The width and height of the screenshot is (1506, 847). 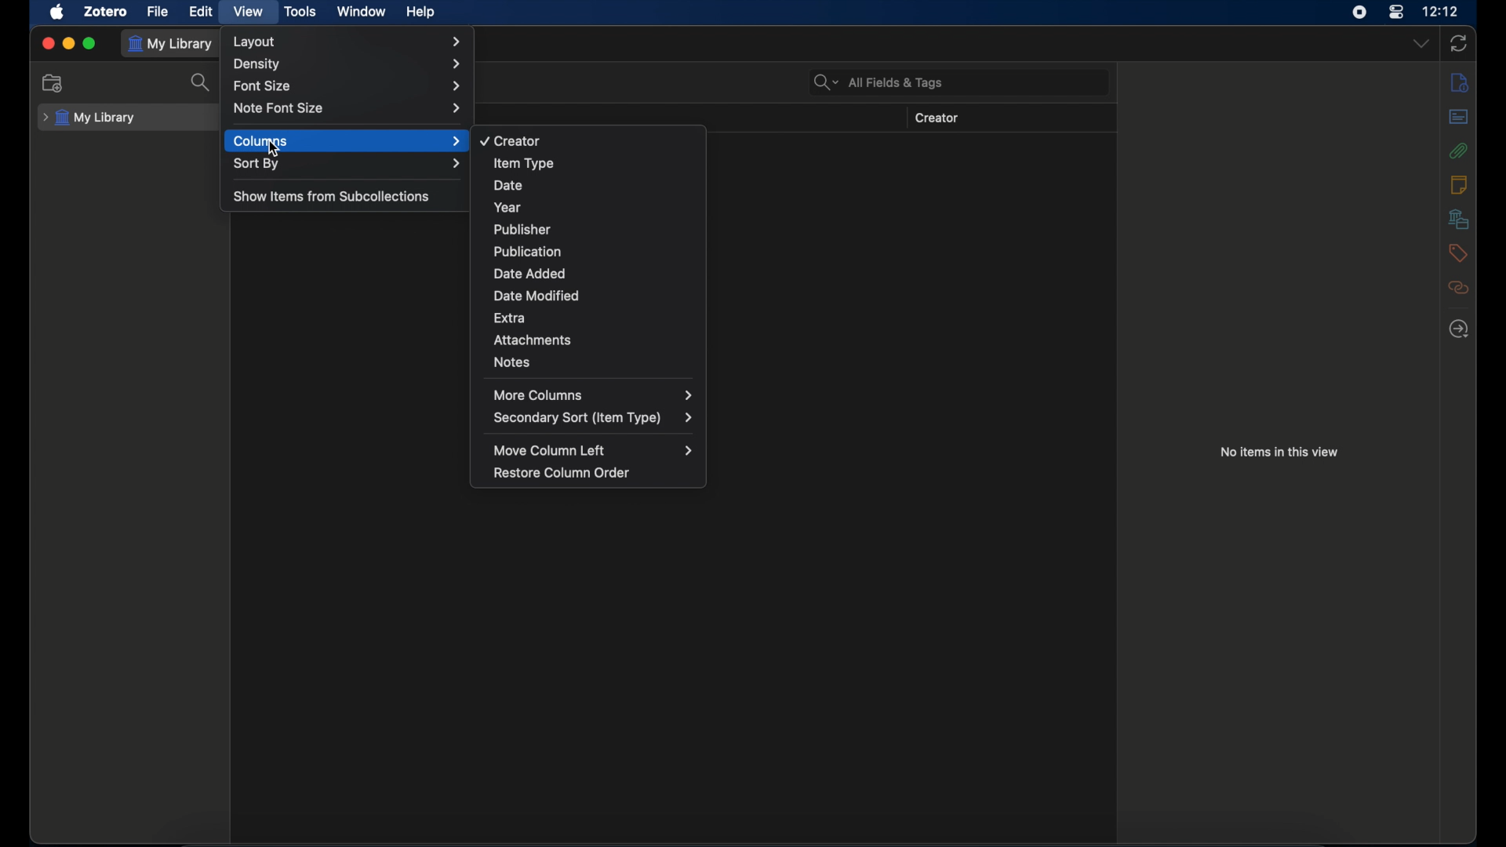 I want to click on window, so click(x=361, y=11).